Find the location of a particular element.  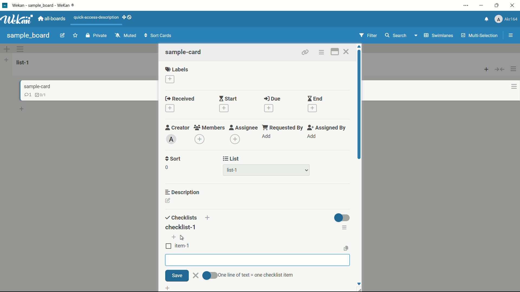

add date is located at coordinates (224, 108).